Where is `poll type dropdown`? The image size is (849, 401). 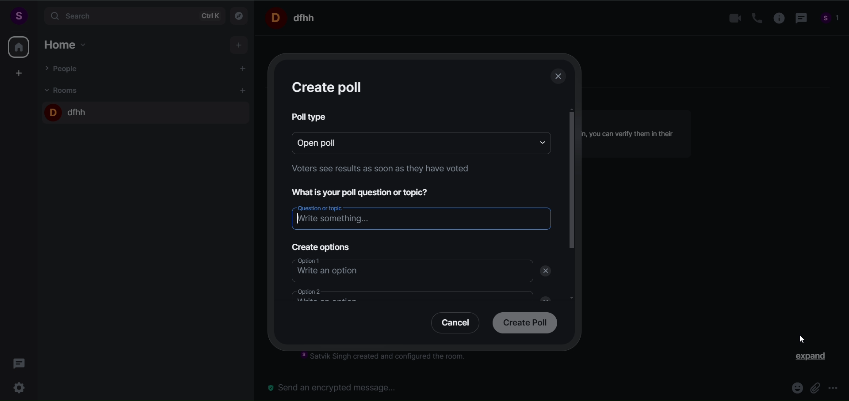 poll type dropdown is located at coordinates (539, 142).